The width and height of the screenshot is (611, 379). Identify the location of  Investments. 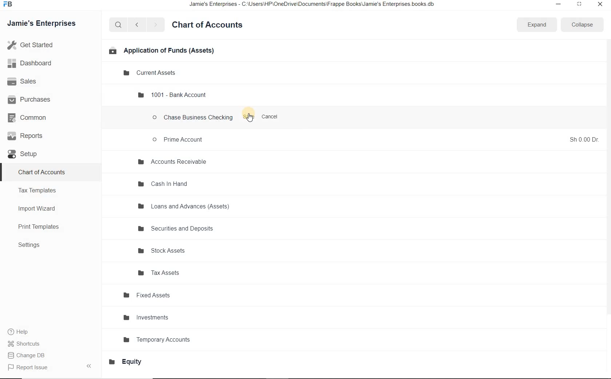
(148, 318).